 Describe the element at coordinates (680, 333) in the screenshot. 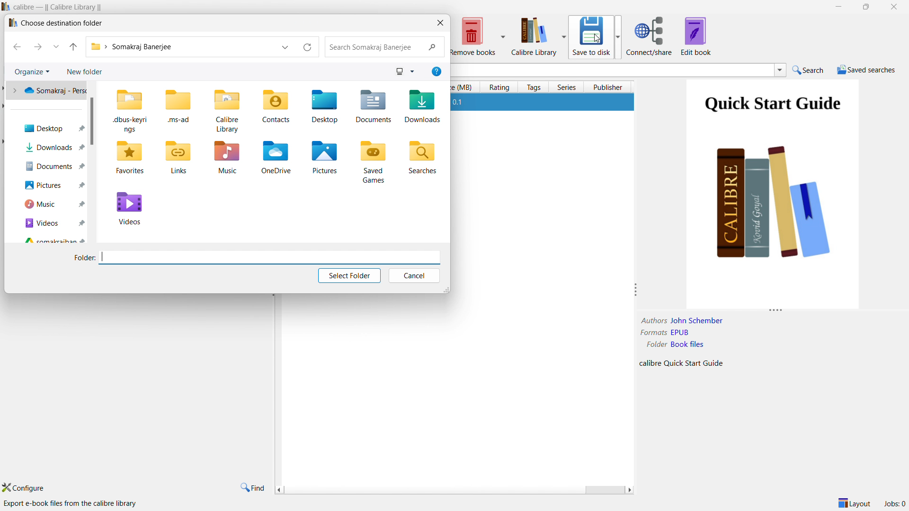

I see `EPUB` at that location.